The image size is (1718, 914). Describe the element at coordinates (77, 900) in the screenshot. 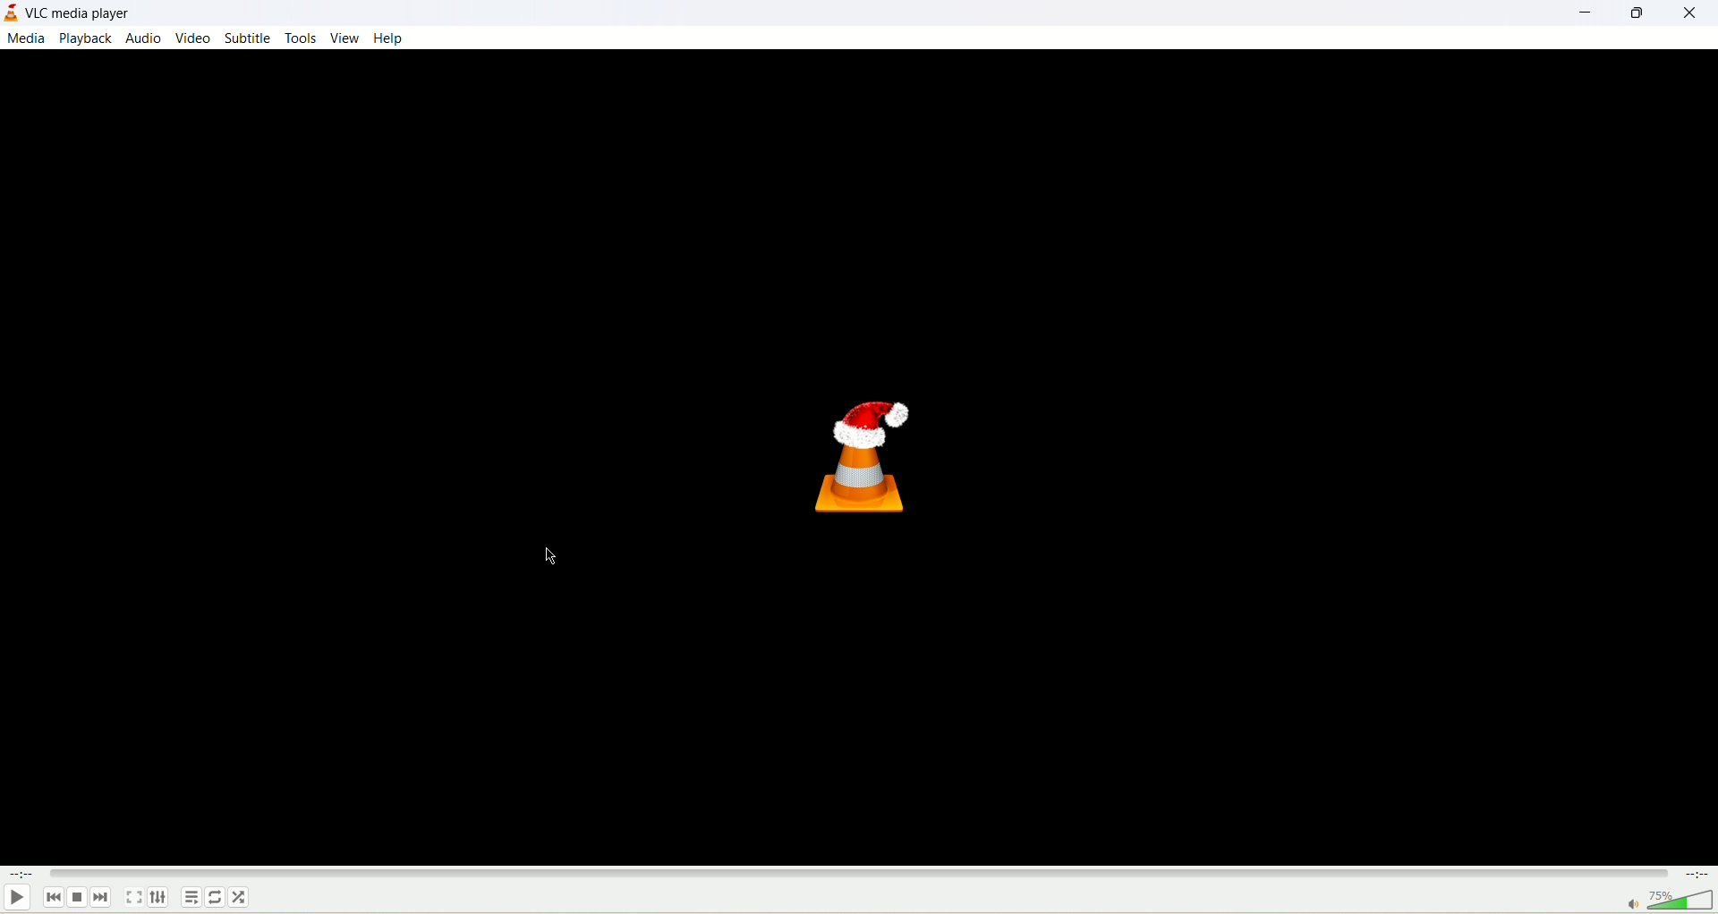

I see `stop` at that location.